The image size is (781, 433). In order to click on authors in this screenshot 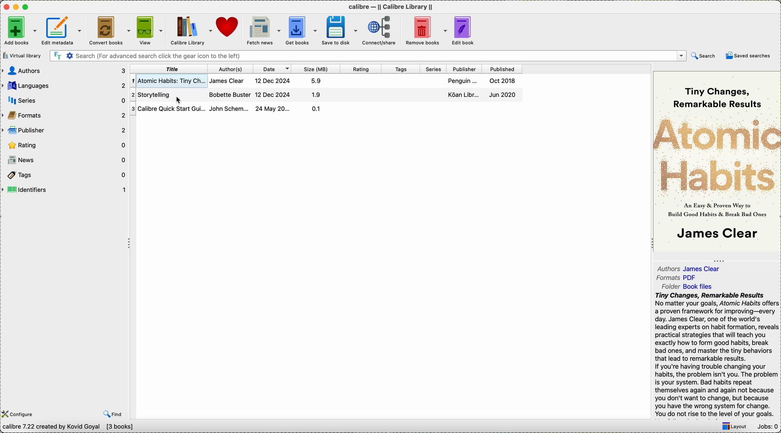, I will do `click(64, 71)`.